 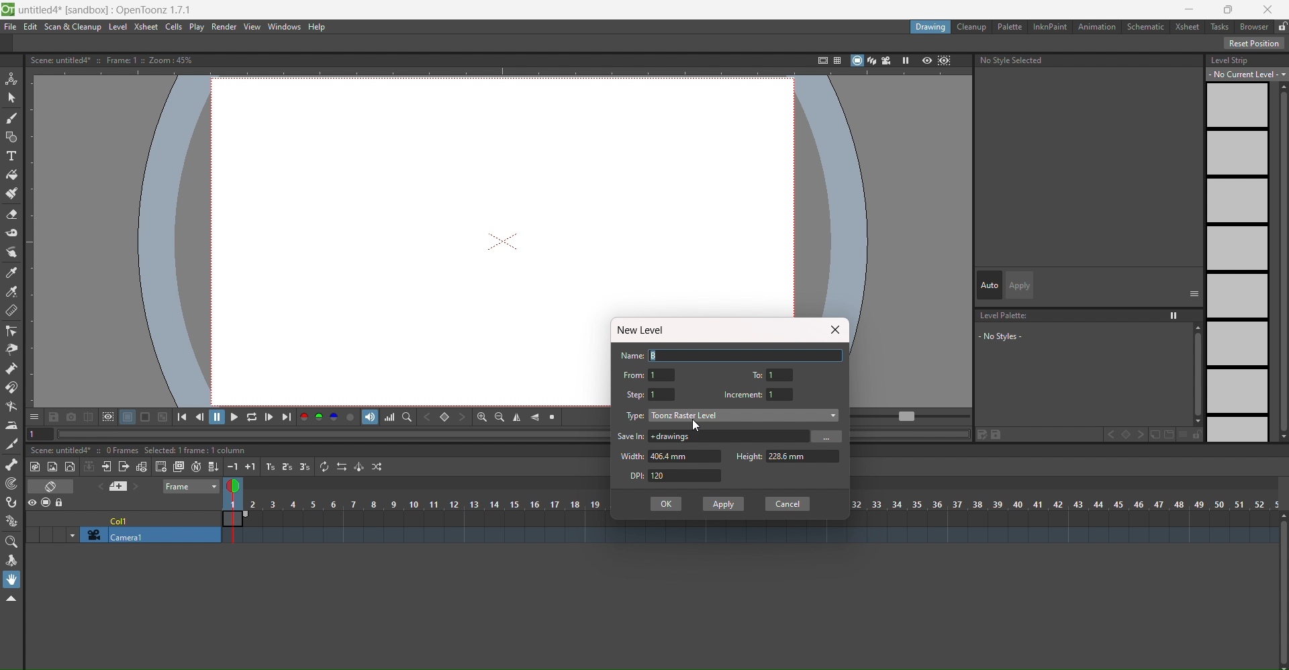 What do you see at coordinates (759, 373) in the screenshot?
I see `to` at bounding box center [759, 373].